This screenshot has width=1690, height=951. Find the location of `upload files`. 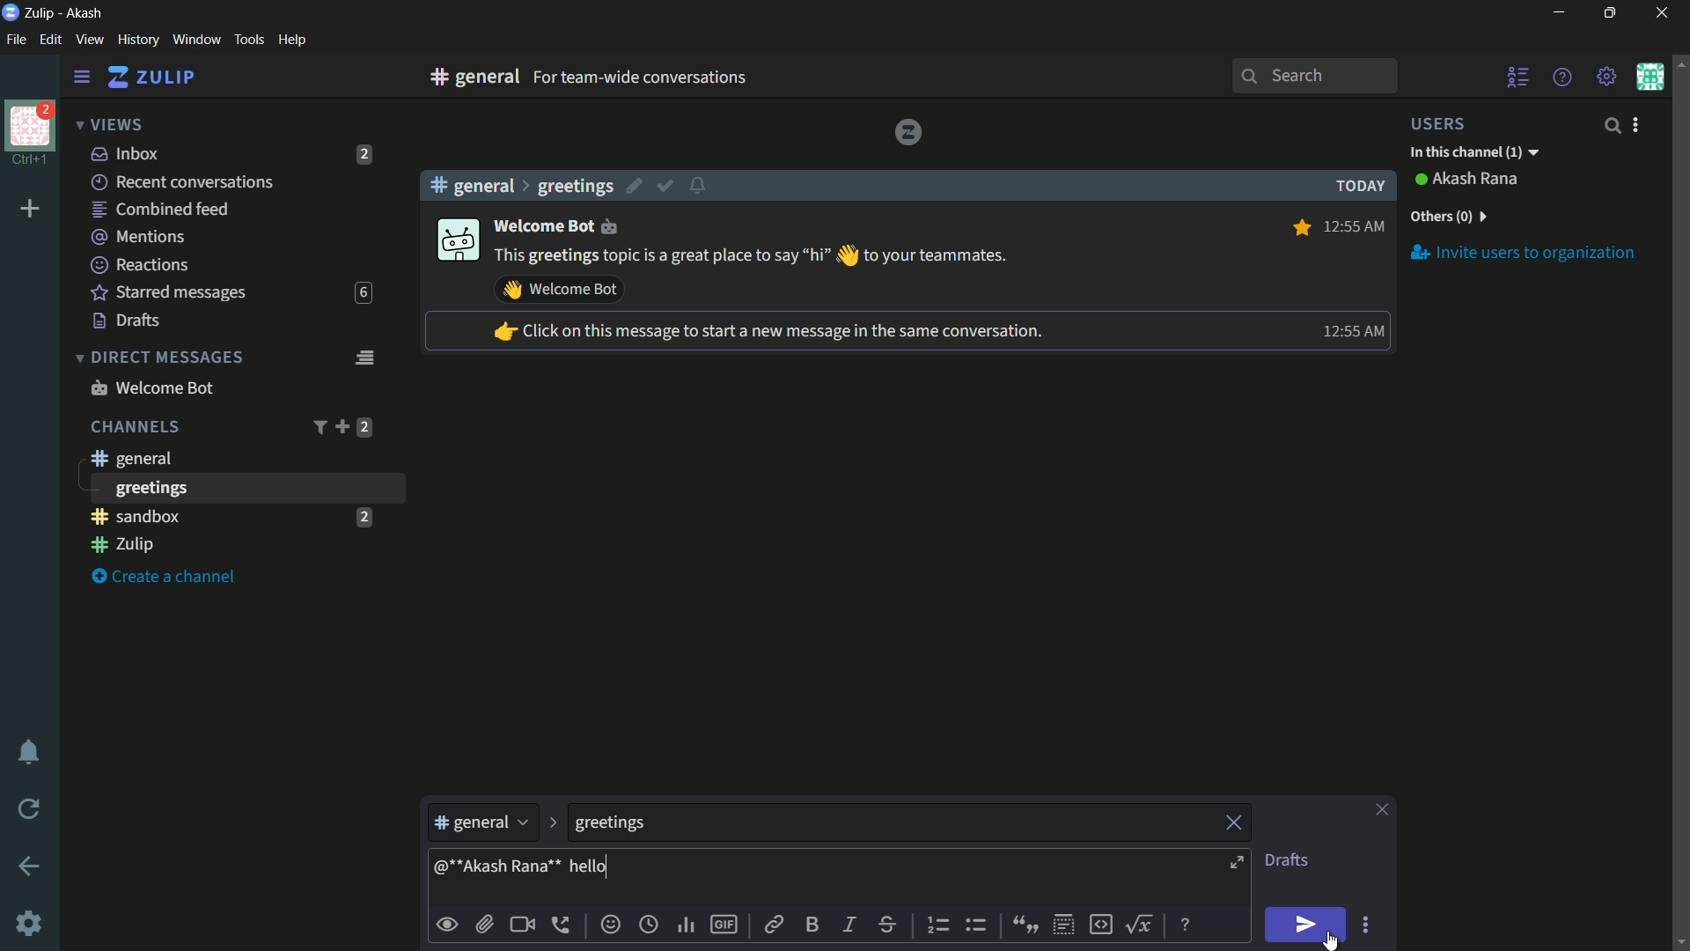

upload files is located at coordinates (484, 925).